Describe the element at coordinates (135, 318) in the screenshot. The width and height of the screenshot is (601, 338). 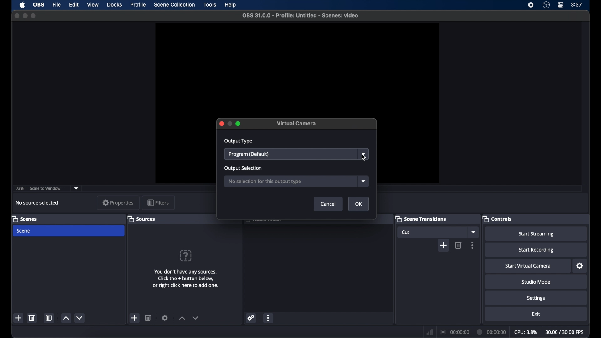
I see `add` at that location.